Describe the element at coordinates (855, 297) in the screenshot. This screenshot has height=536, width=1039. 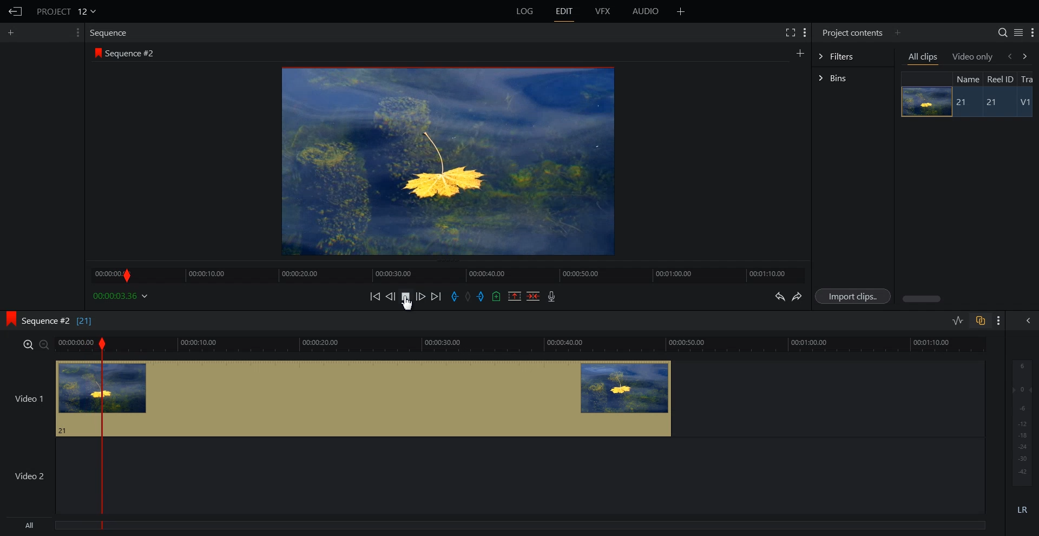
I see `Import clips` at that location.